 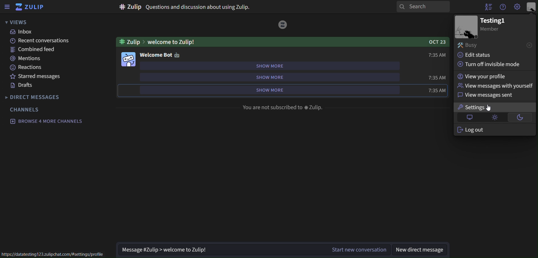 What do you see at coordinates (31, 6) in the screenshot?
I see `zulip` at bounding box center [31, 6].